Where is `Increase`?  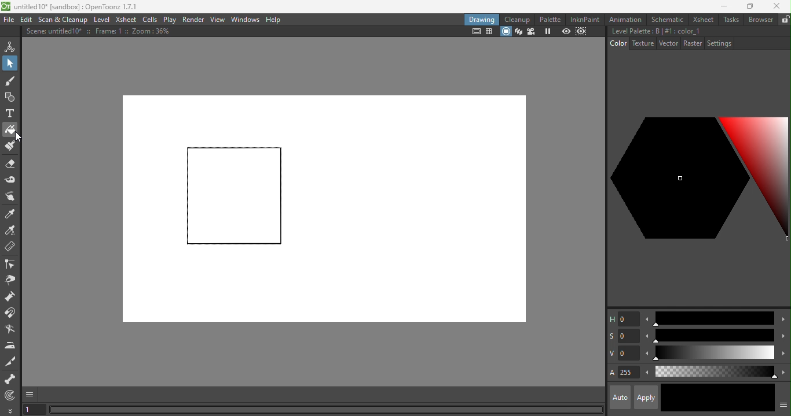
Increase is located at coordinates (783, 354).